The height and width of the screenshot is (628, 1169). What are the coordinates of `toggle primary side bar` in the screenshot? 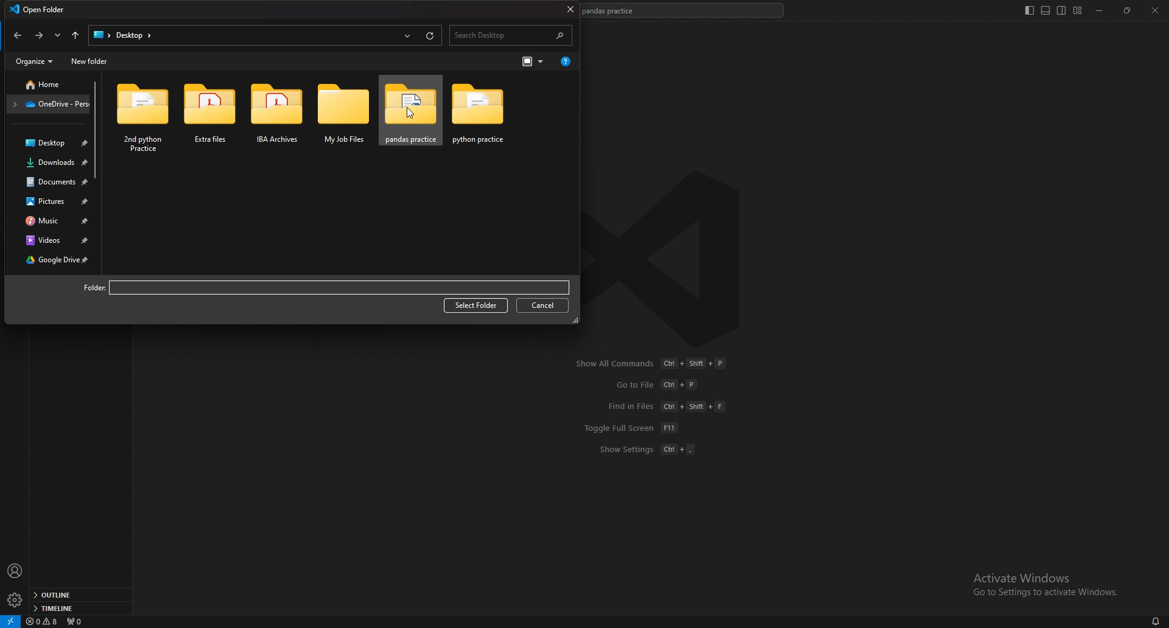 It's located at (1030, 10).